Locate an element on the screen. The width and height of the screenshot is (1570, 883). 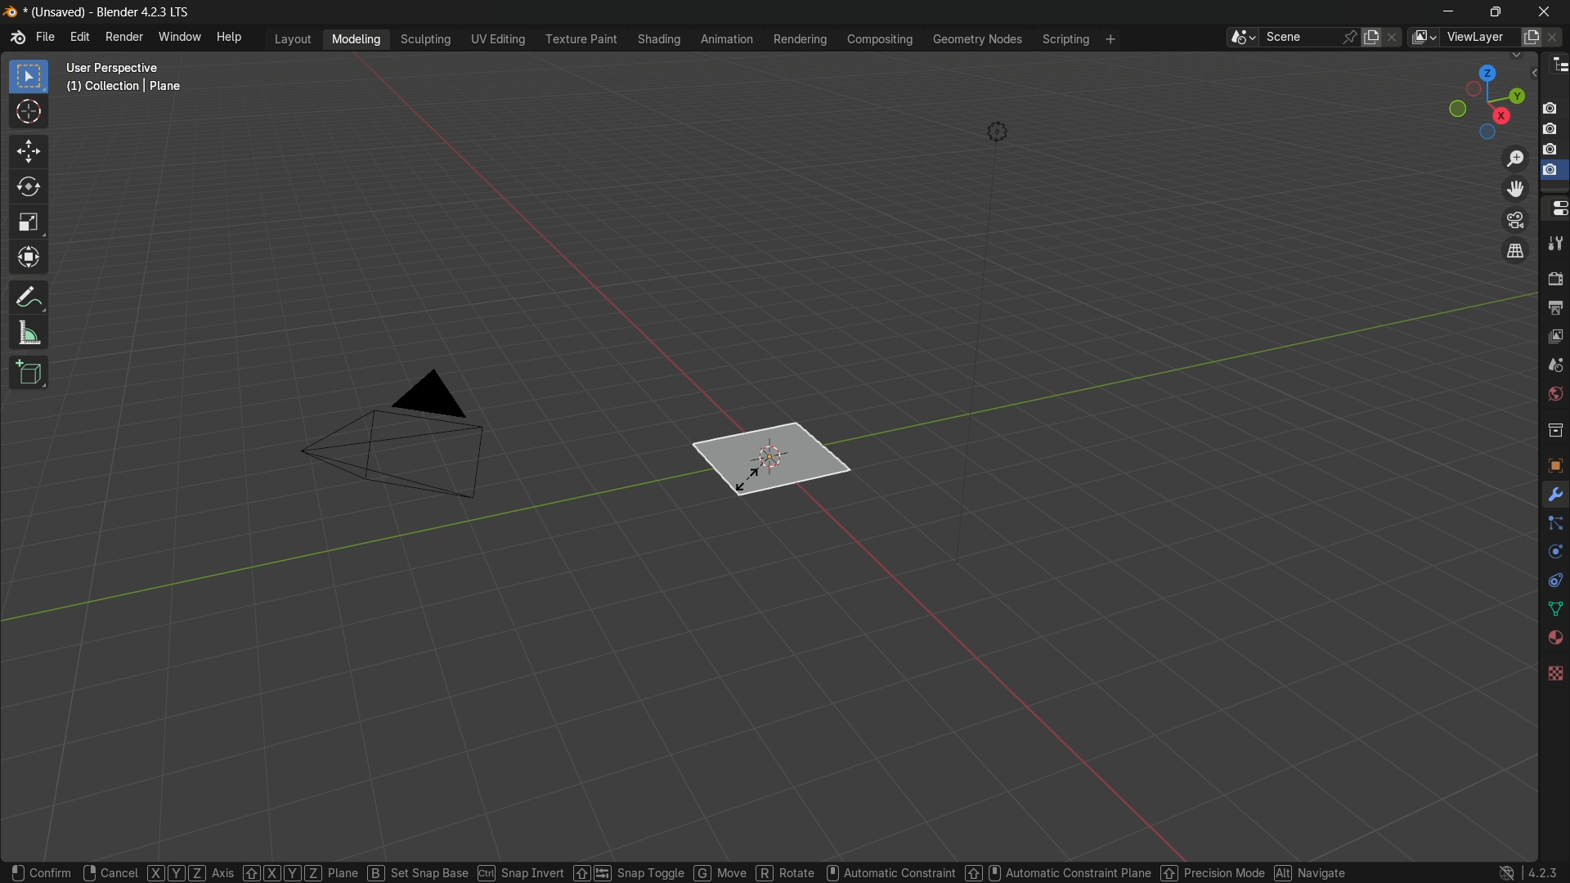
rendering is located at coordinates (800, 39).